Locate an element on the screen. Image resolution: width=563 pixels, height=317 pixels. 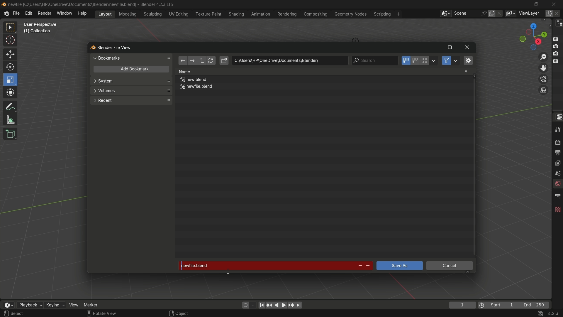
volumes is located at coordinates (131, 91).